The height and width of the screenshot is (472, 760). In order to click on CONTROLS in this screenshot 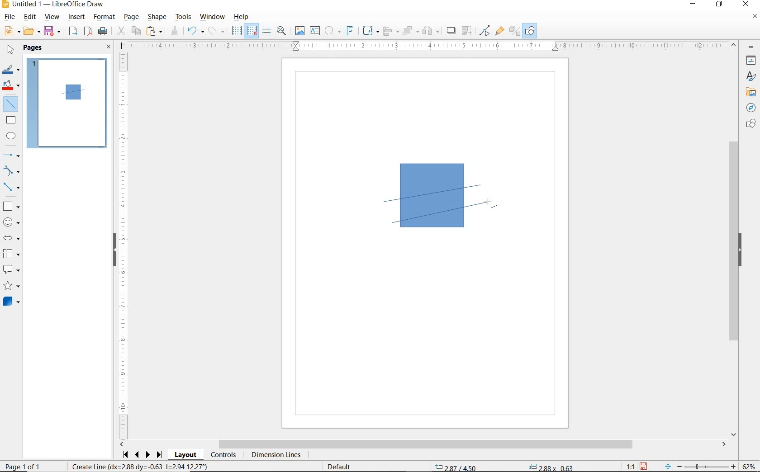, I will do `click(223, 455)`.